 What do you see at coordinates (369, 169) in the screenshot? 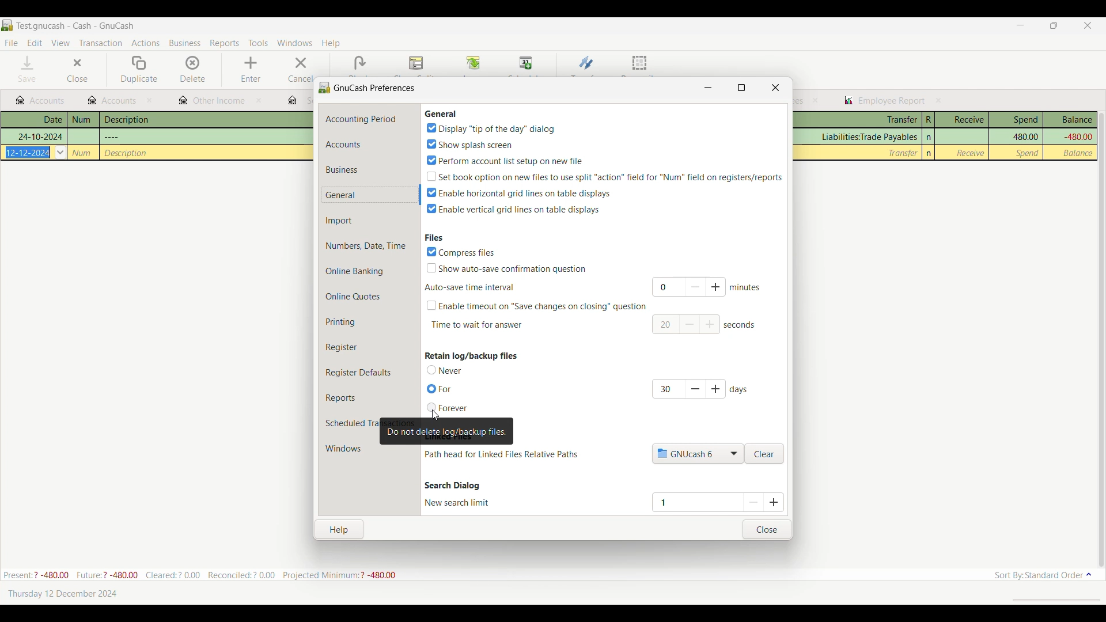
I see `Business` at bounding box center [369, 169].